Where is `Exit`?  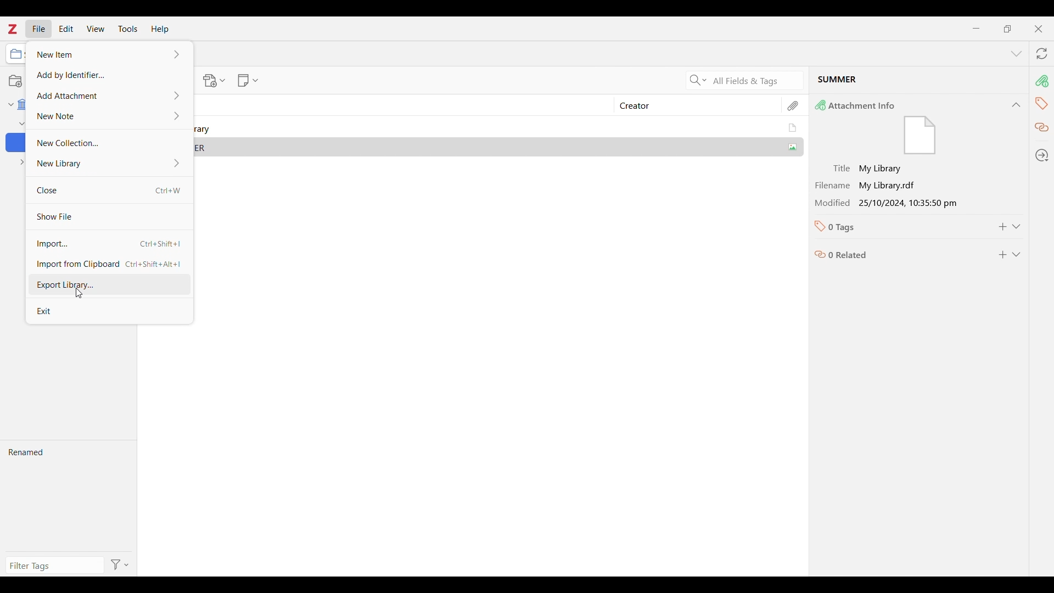
Exit is located at coordinates (109, 310).